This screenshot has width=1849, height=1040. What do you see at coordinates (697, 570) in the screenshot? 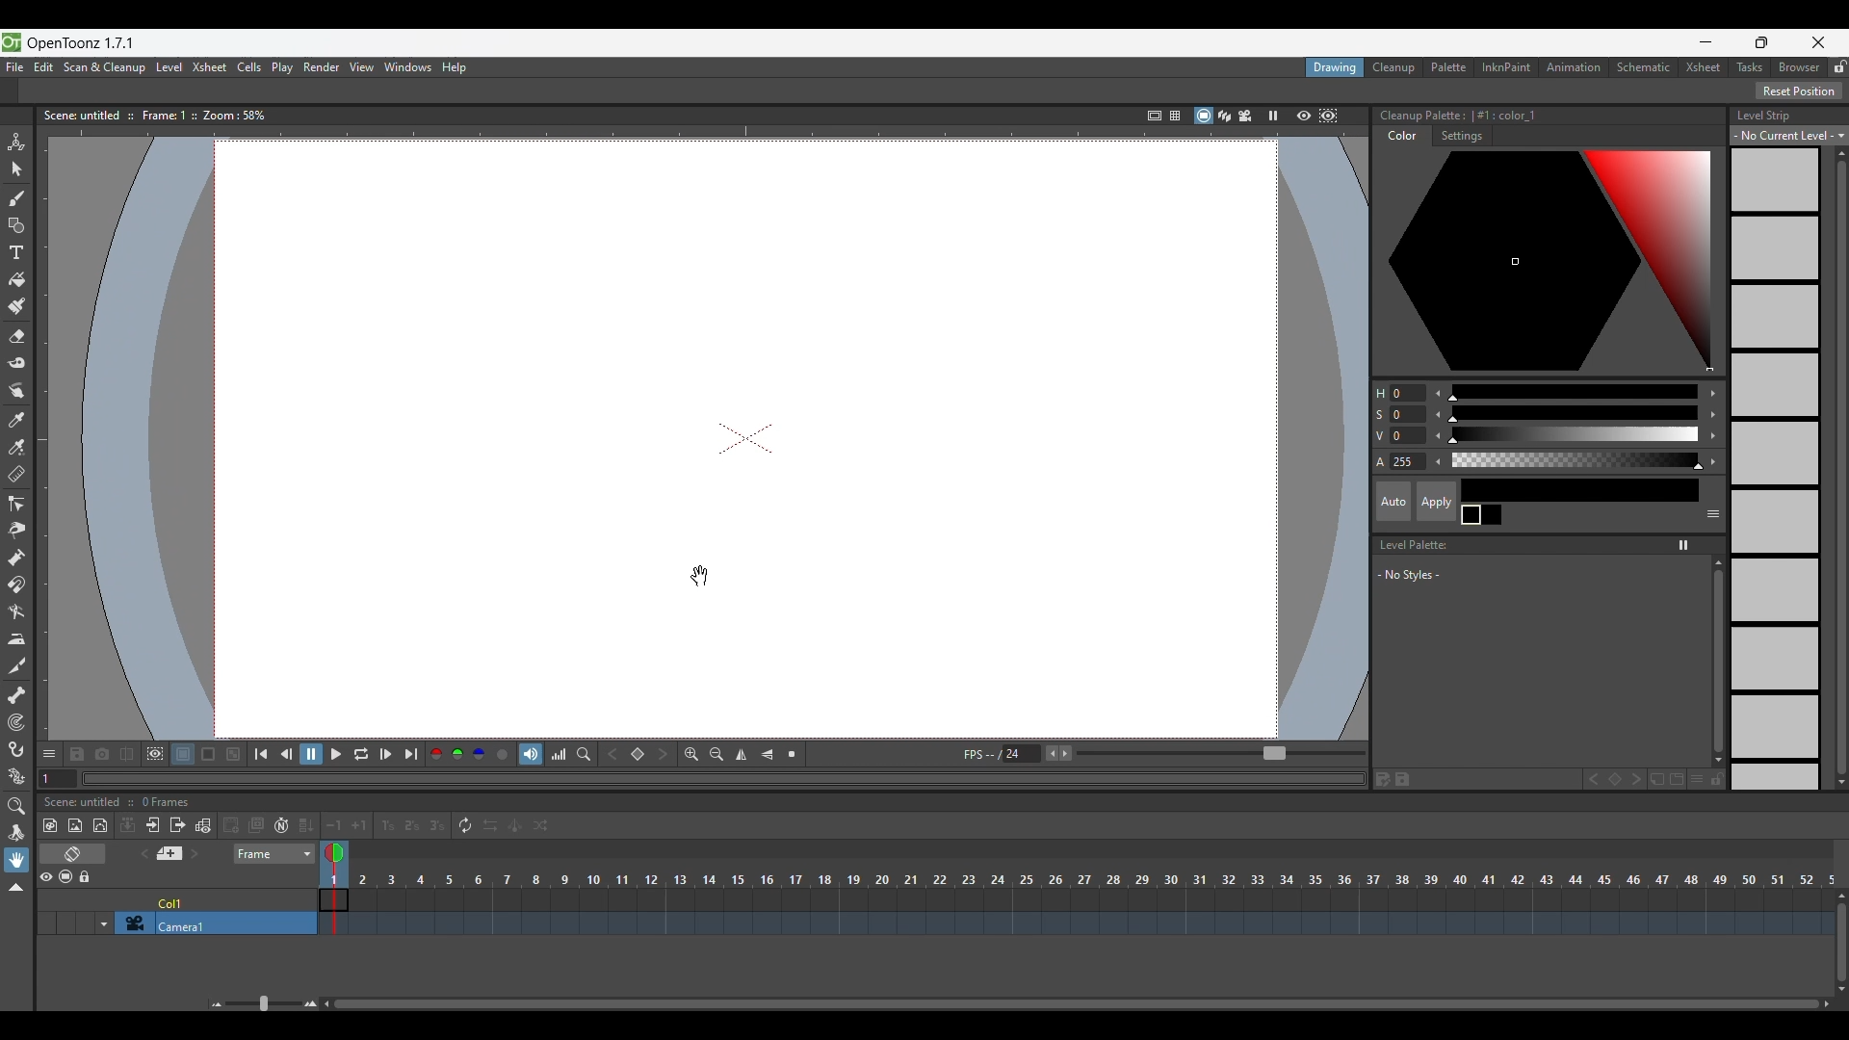
I see `cursor` at bounding box center [697, 570].